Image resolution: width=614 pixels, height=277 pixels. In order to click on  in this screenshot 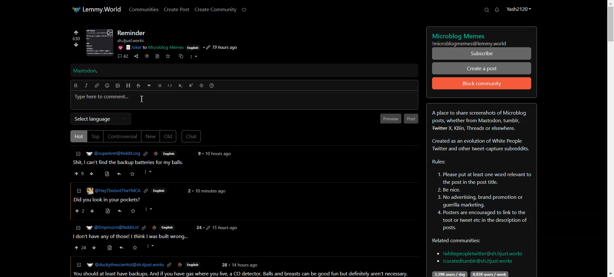, I will do `click(95, 248)`.